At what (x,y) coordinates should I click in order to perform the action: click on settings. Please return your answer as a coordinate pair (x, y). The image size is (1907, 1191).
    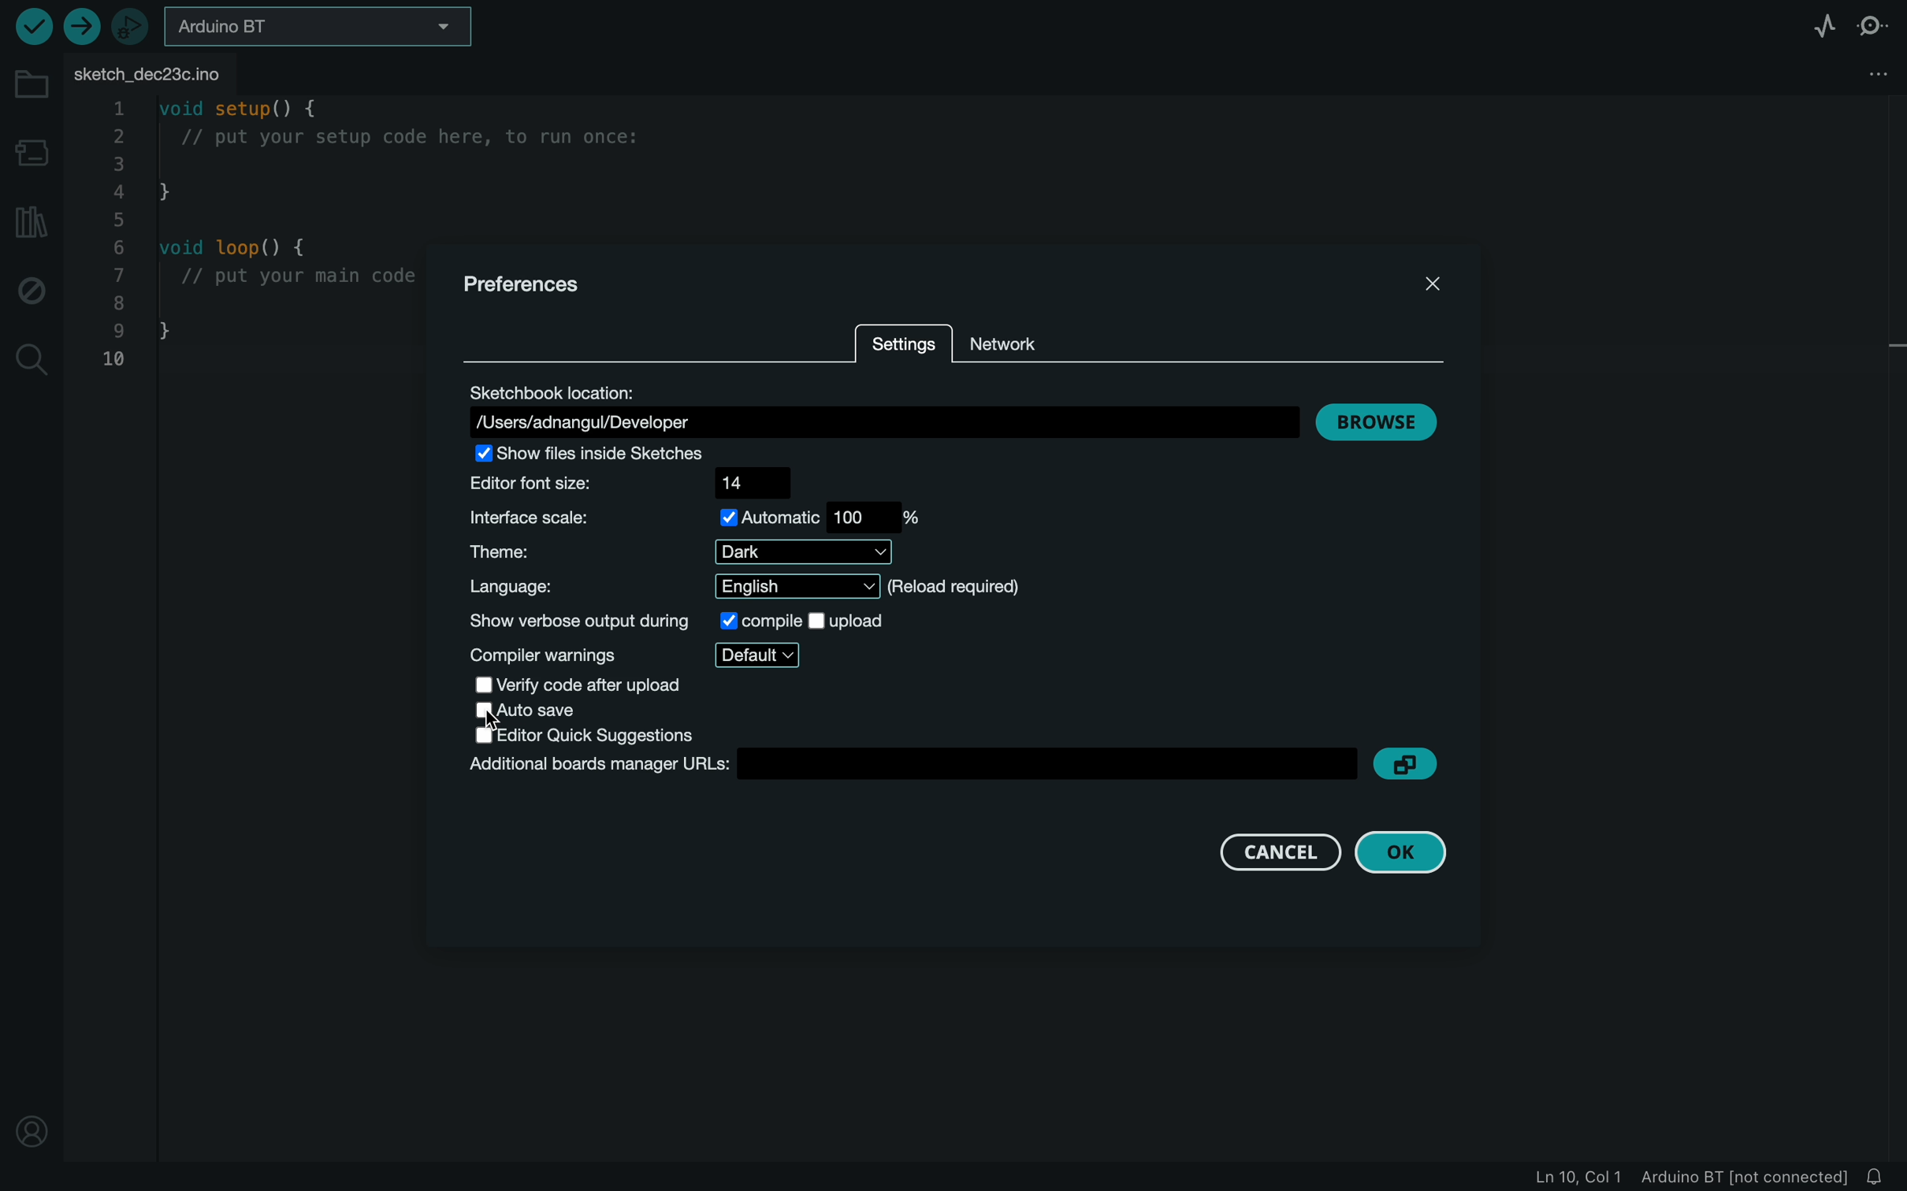
    Looking at the image, I should click on (901, 347).